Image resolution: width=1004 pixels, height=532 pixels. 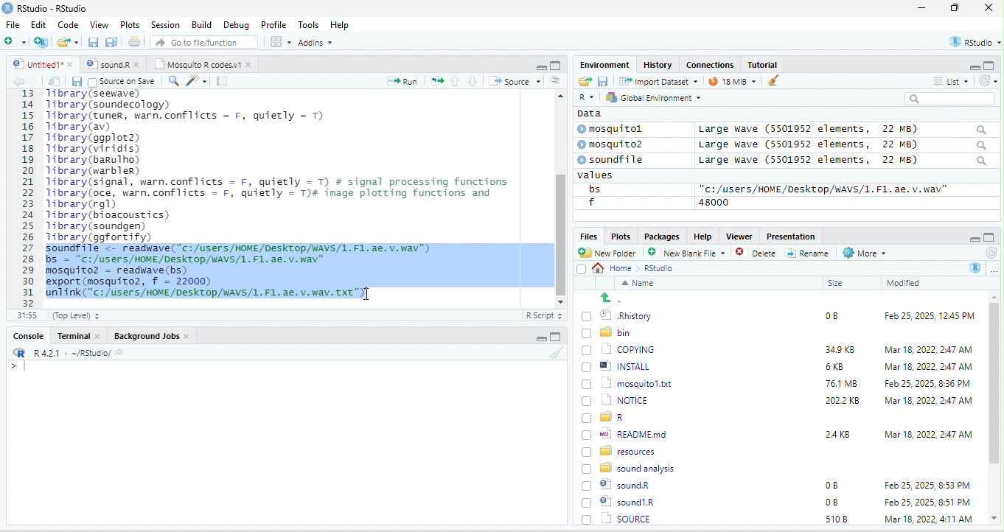 What do you see at coordinates (584, 82) in the screenshot?
I see `open` at bounding box center [584, 82].